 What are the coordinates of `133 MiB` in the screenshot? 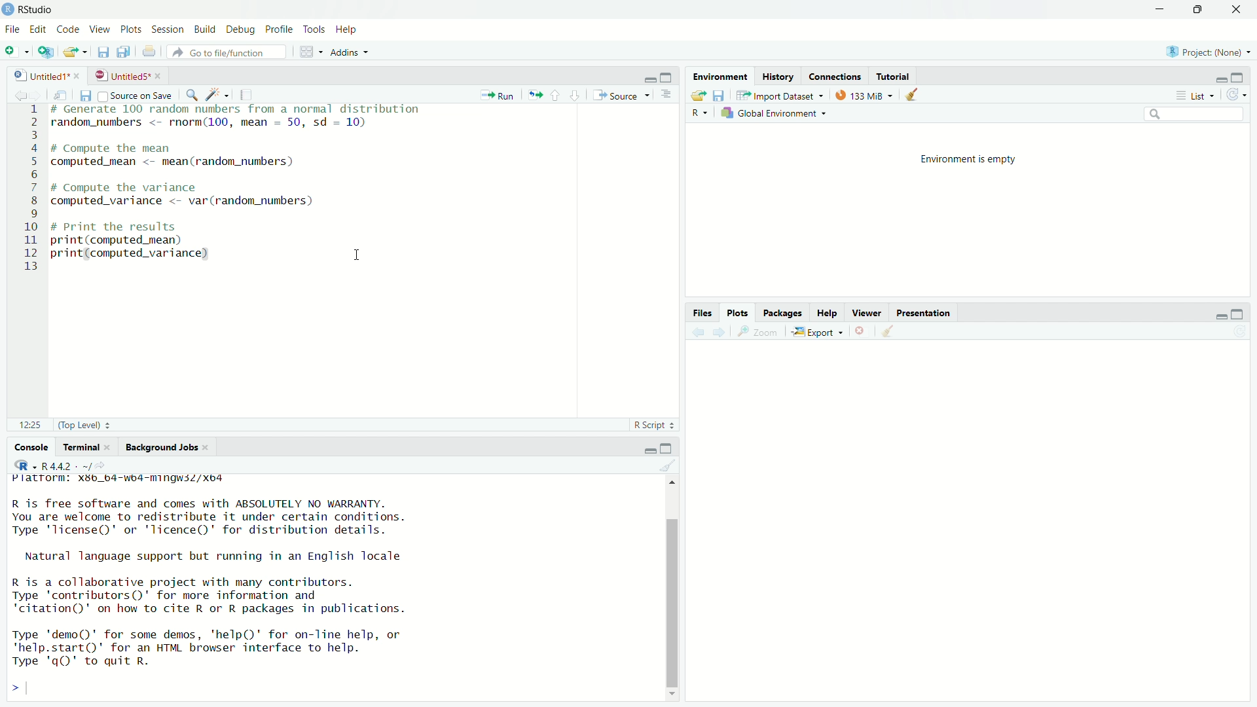 It's located at (862, 94).